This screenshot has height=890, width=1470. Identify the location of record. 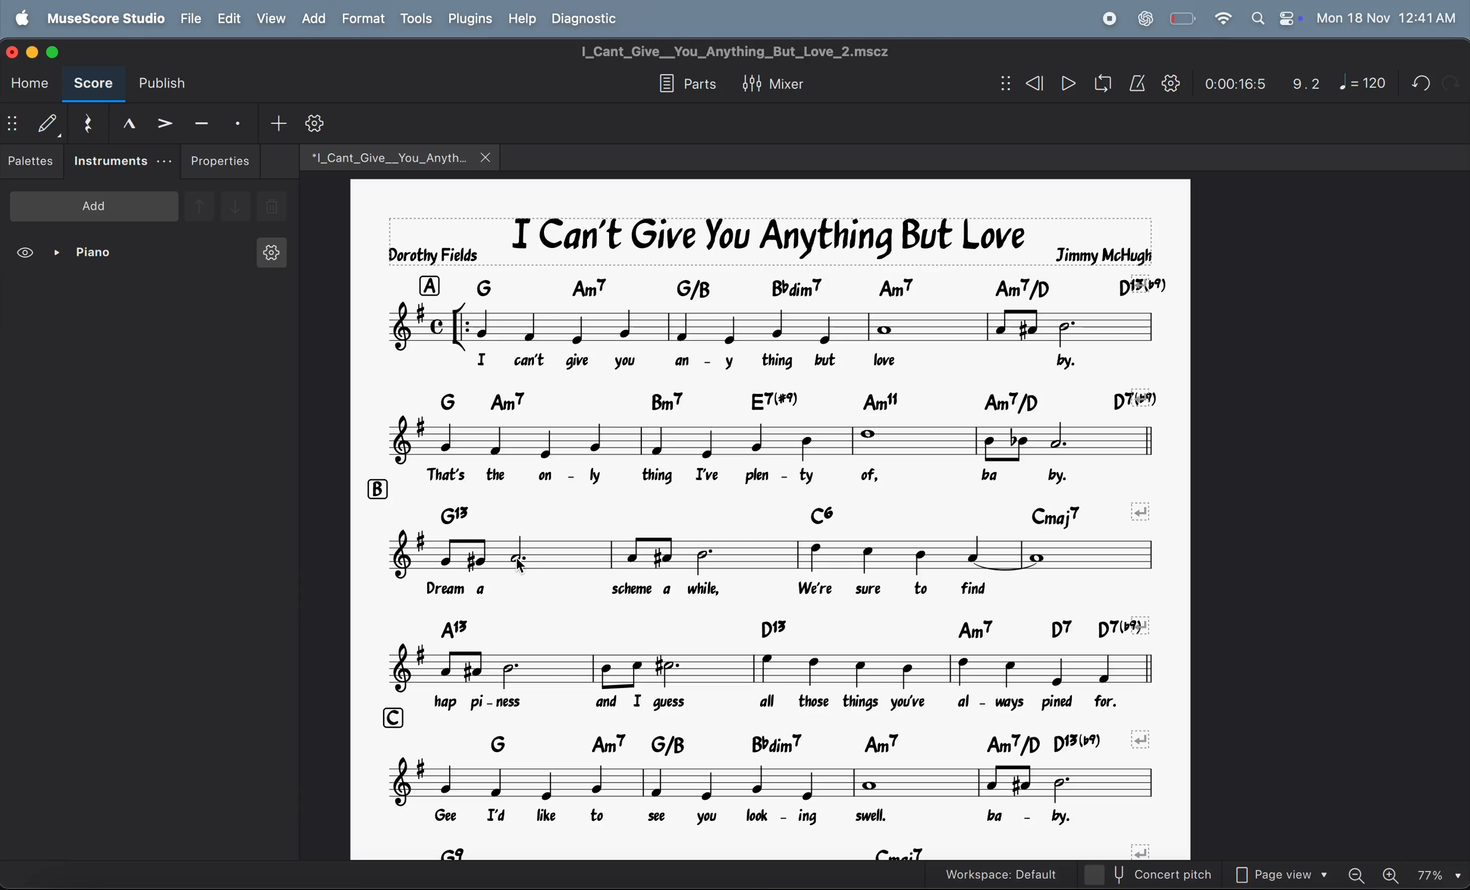
(1107, 17).